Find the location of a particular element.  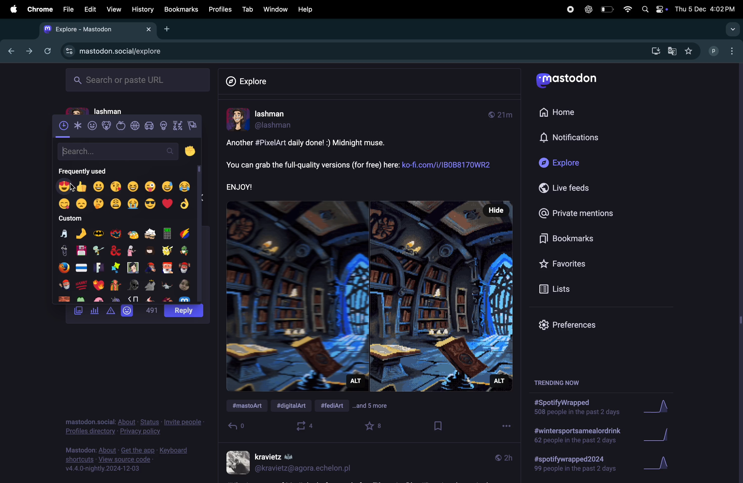

#mastdon is located at coordinates (248, 407).